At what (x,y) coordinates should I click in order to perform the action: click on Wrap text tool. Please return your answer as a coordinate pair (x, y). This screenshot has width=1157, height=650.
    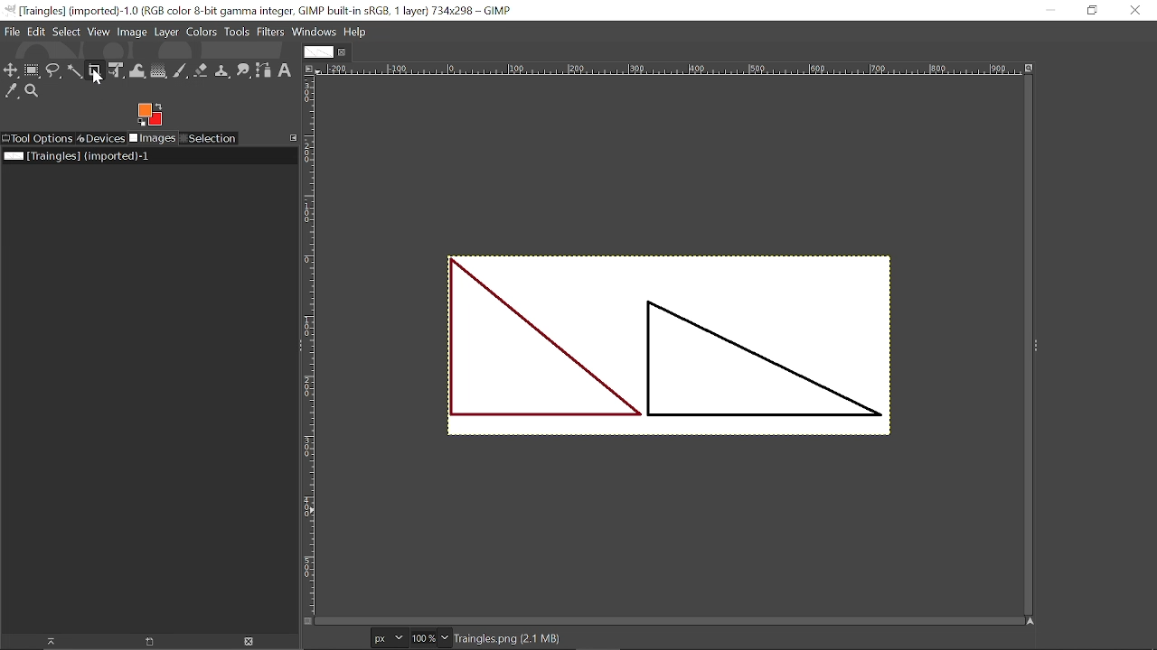
    Looking at the image, I should click on (138, 70).